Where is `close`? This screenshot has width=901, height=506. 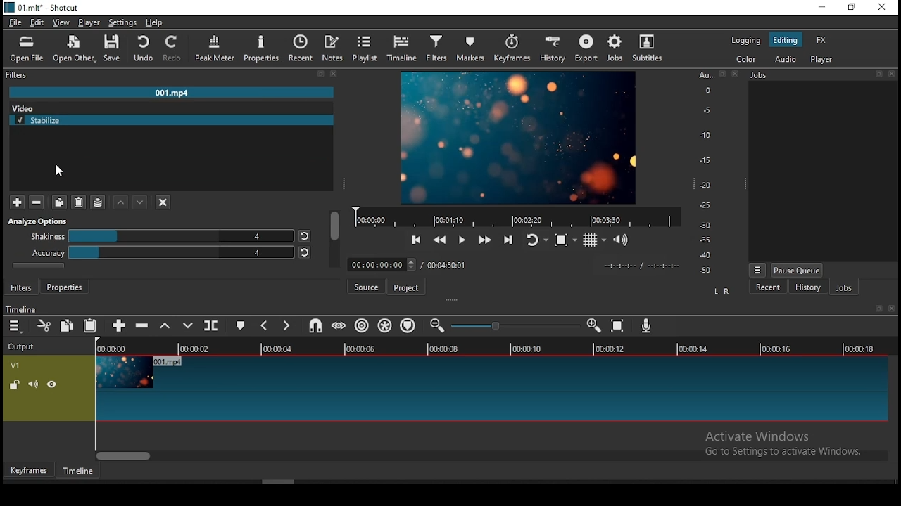
close is located at coordinates (893, 309).